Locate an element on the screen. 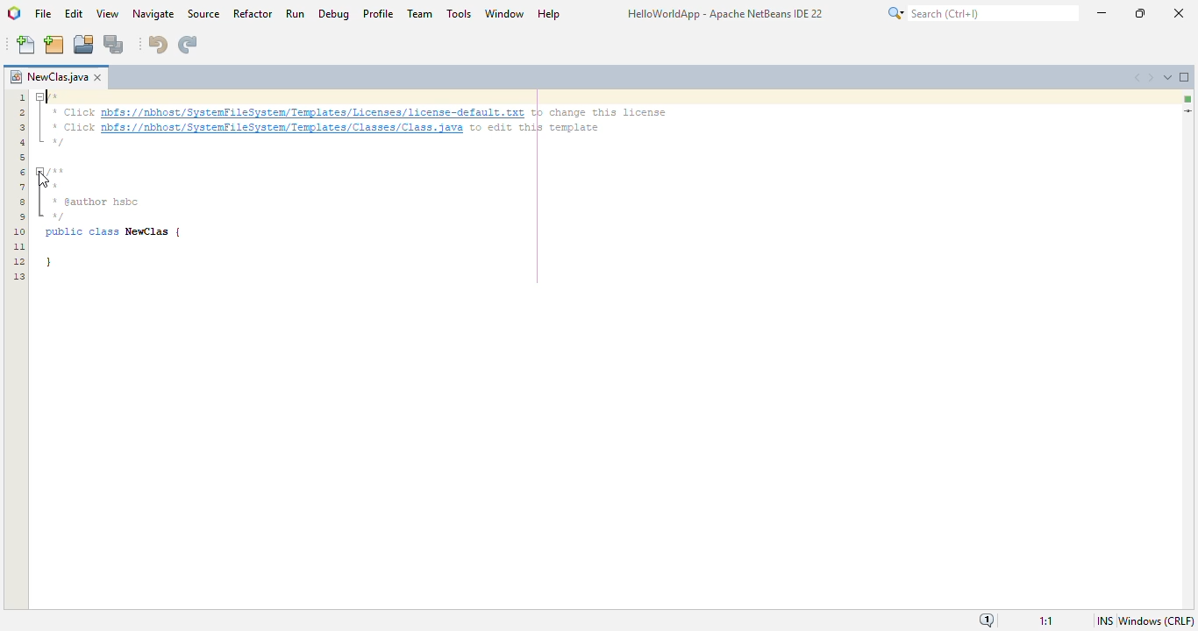  maximize window is located at coordinates (1185, 77).